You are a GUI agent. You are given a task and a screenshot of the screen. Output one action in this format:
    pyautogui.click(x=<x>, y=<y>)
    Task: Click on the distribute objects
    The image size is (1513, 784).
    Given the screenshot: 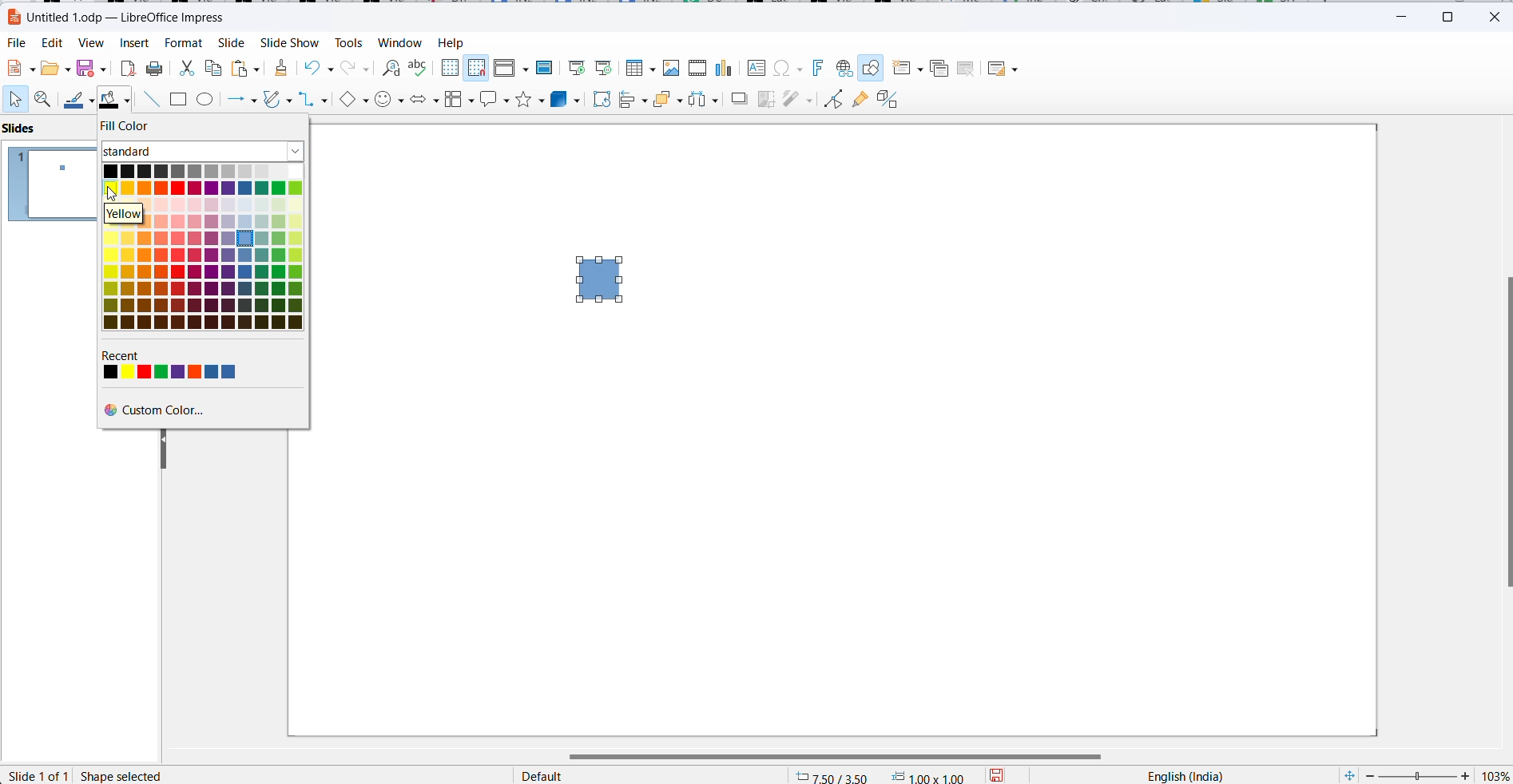 What is the action you would take?
    pyautogui.click(x=704, y=101)
    